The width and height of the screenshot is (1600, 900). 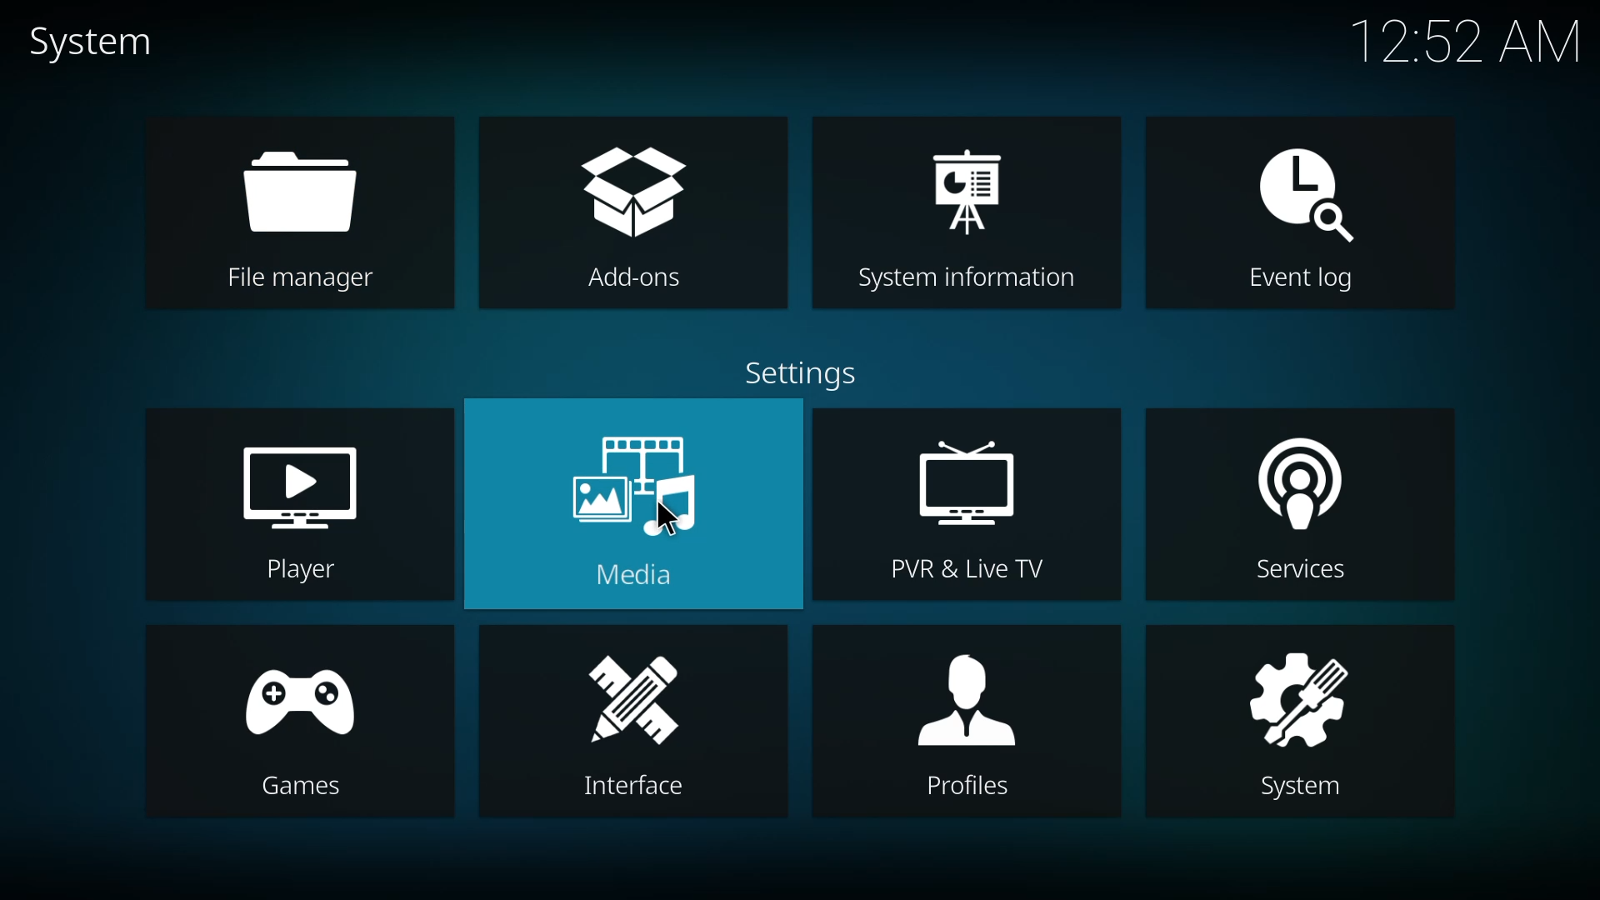 I want to click on interface, so click(x=635, y=698).